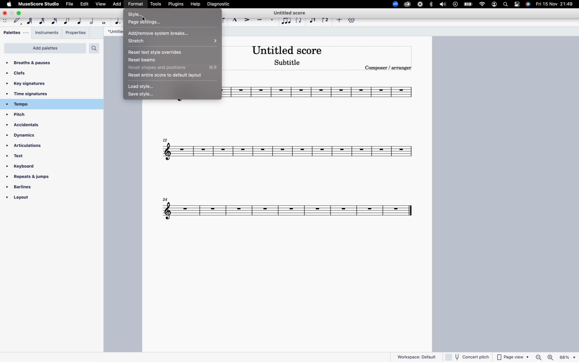  What do you see at coordinates (9, 4) in the screenshot?
I see `apple` at bounding box center [9, 4].